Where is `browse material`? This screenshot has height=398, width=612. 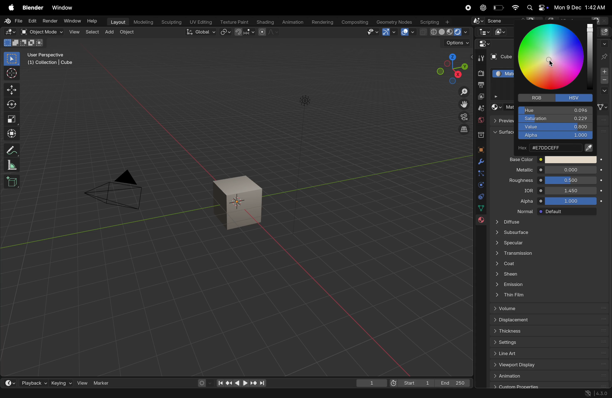 browse material is located at coordinates (496, 107).